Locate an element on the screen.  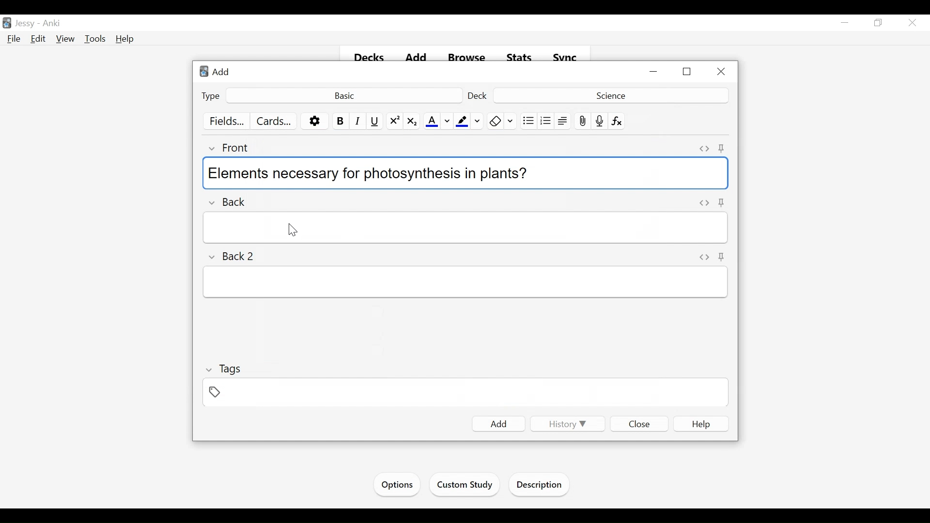
Toggle Sticky is located at coordinates (722, 257).